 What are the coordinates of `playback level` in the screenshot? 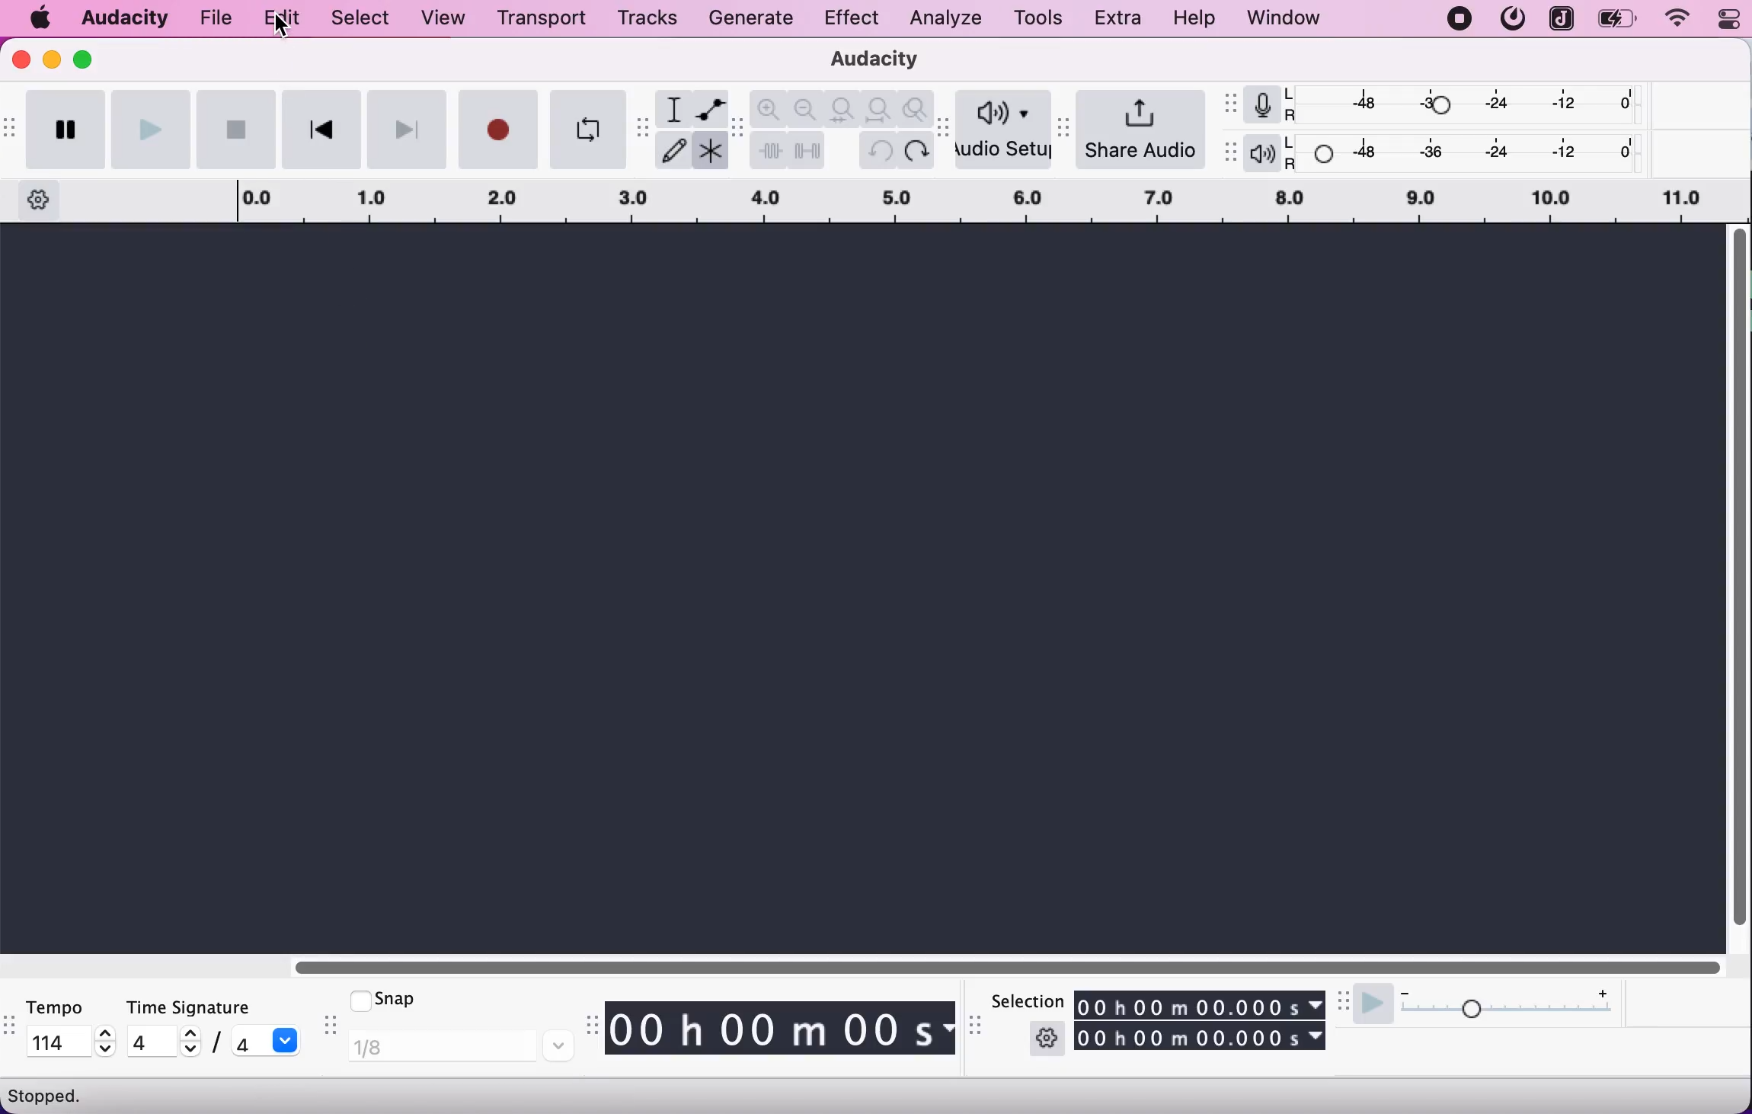 It's located at (1467, 153).